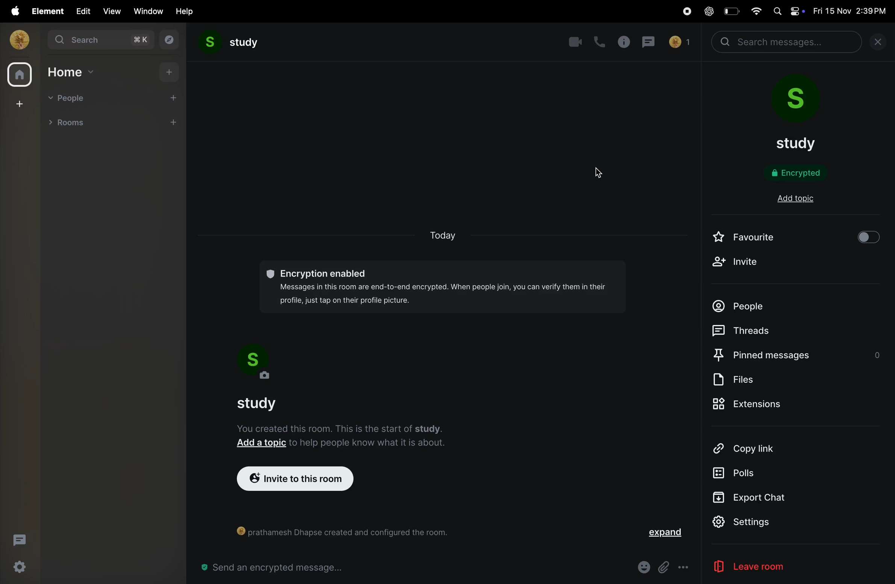  What do you see at coordinates (171, 71) in the screenshot?
I see `add home` at bounding box center [171, 71].